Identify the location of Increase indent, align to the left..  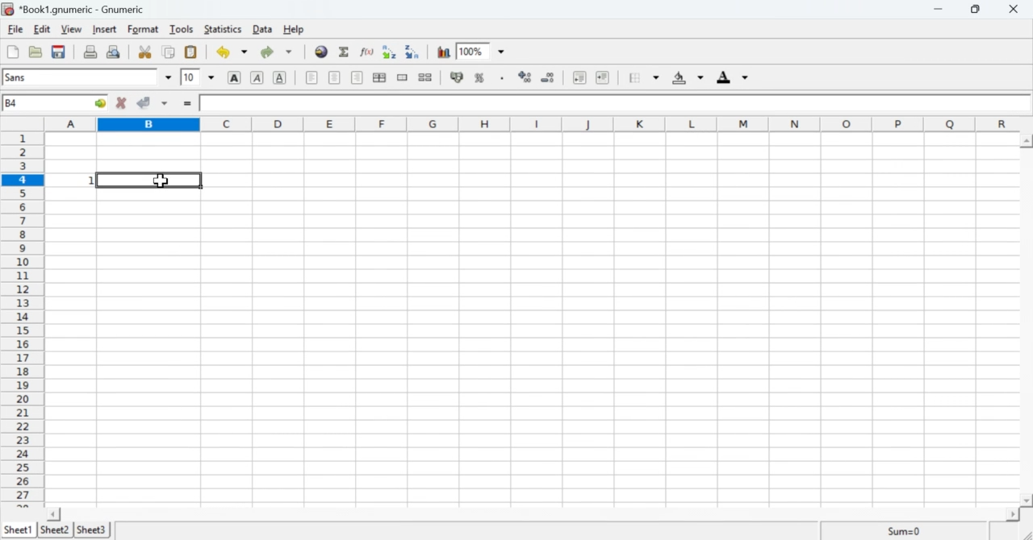
(603, 78).